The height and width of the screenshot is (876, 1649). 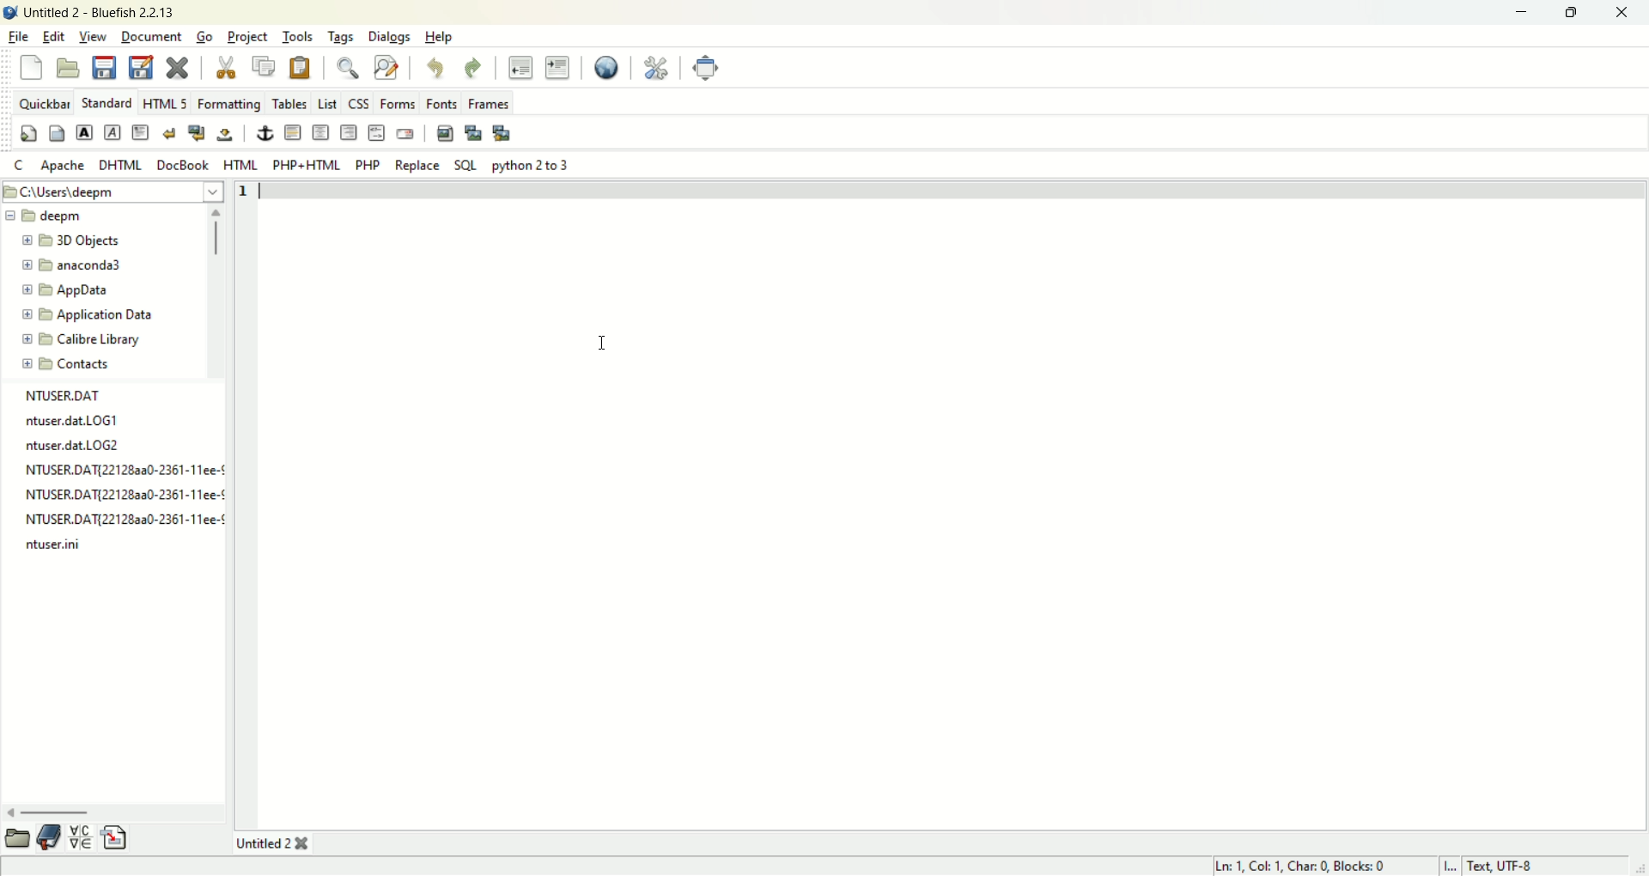 What do you see at coordinates (520, 65) in the screenshot?
I see `unindent` at bounding box center [520, 65].